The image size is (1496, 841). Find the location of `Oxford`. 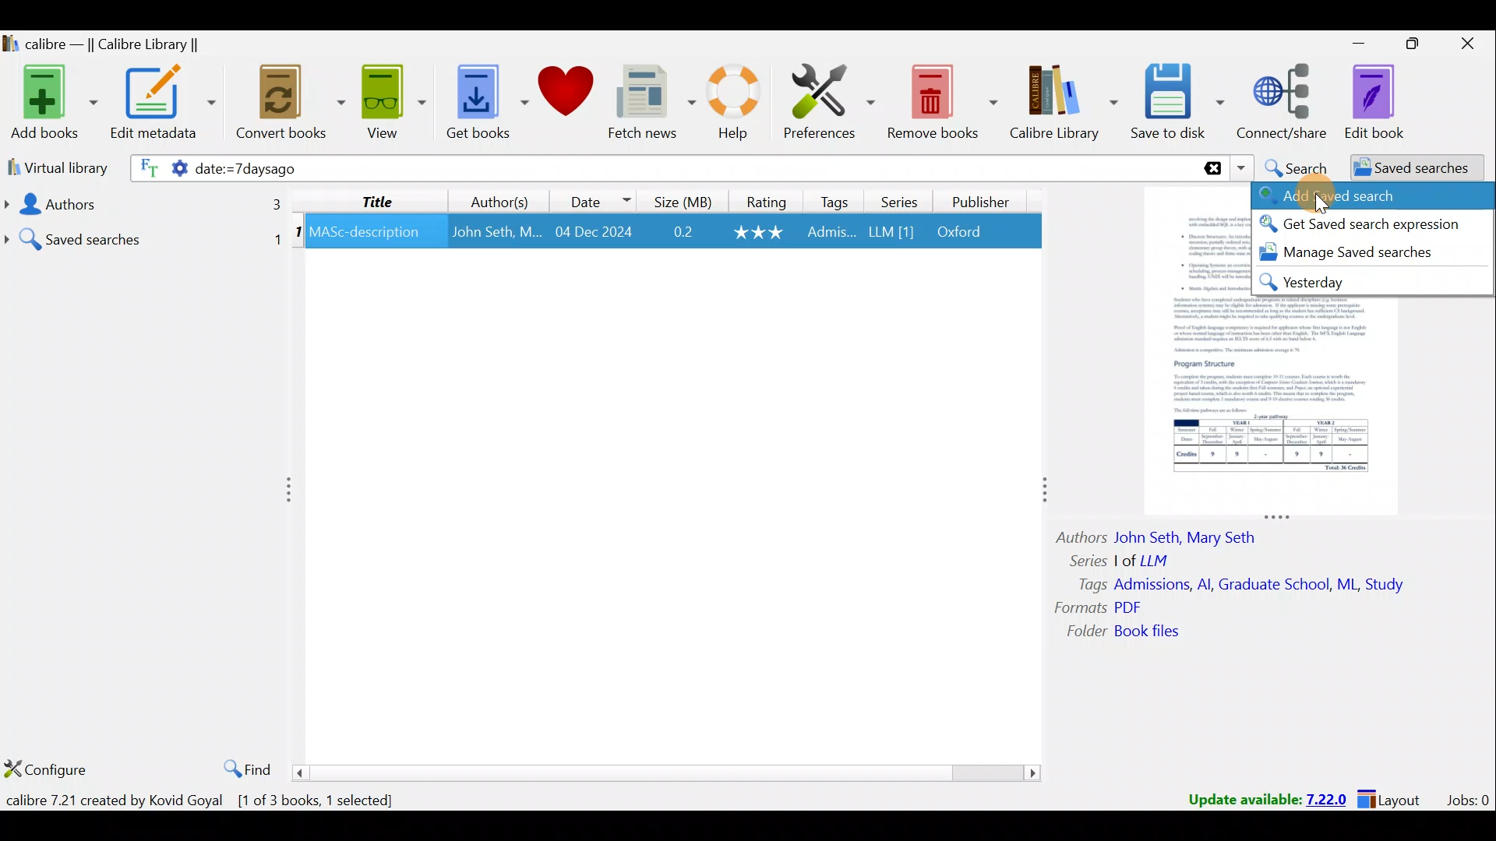

Oxford is located at coordinates (967, 232).